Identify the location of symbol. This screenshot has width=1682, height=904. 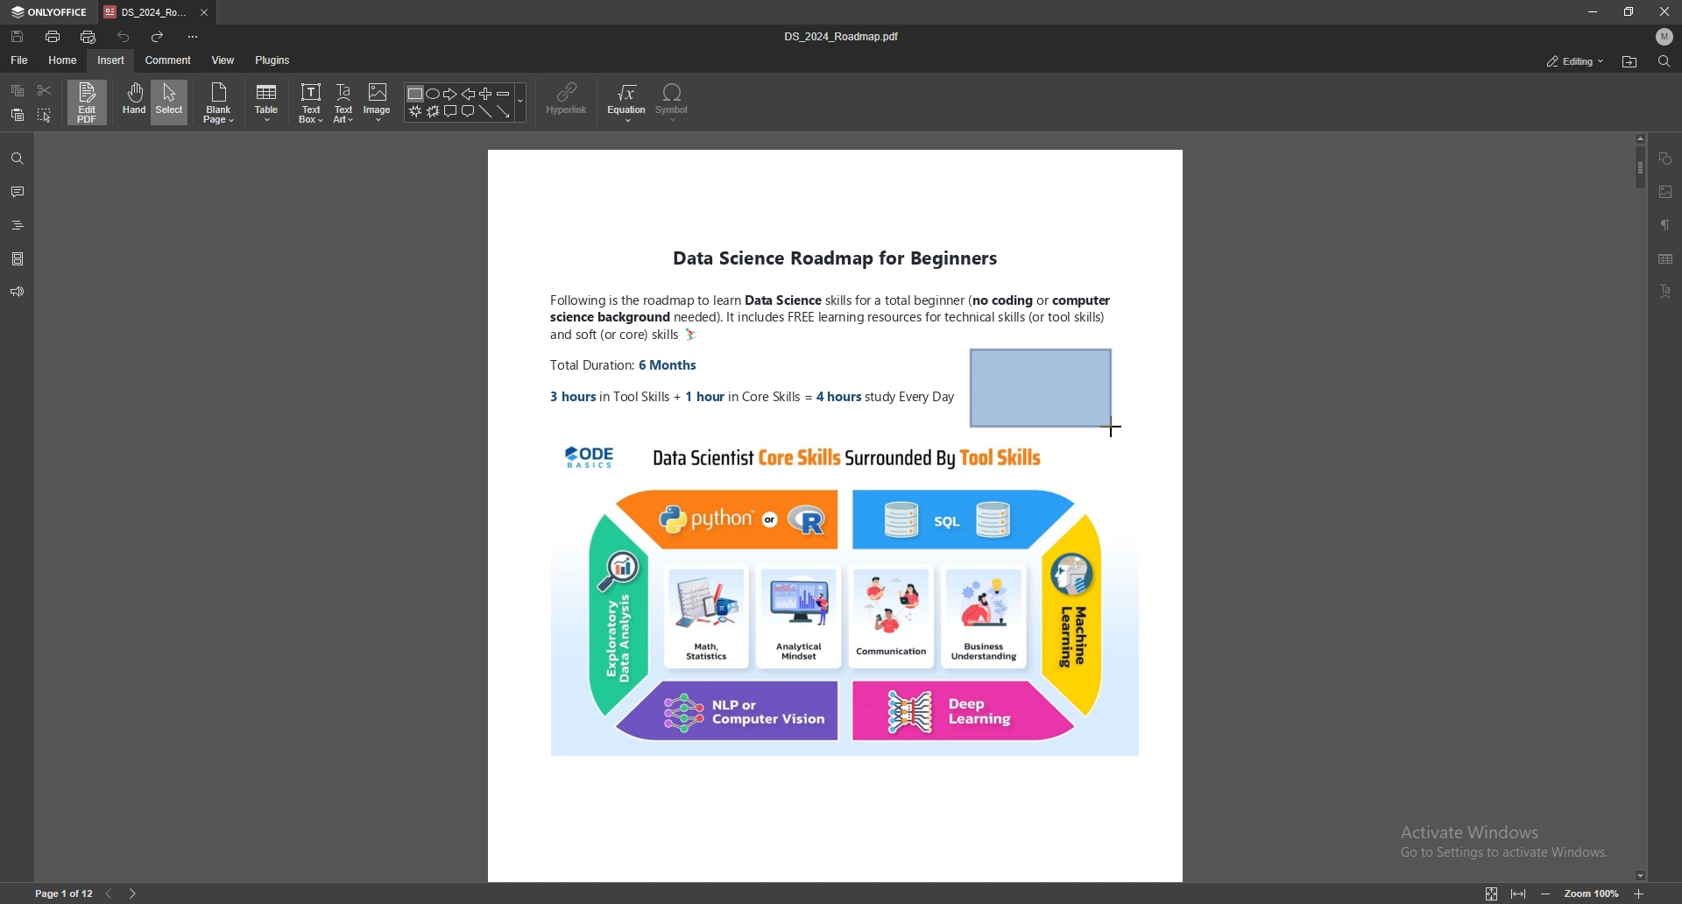
(674, 102).